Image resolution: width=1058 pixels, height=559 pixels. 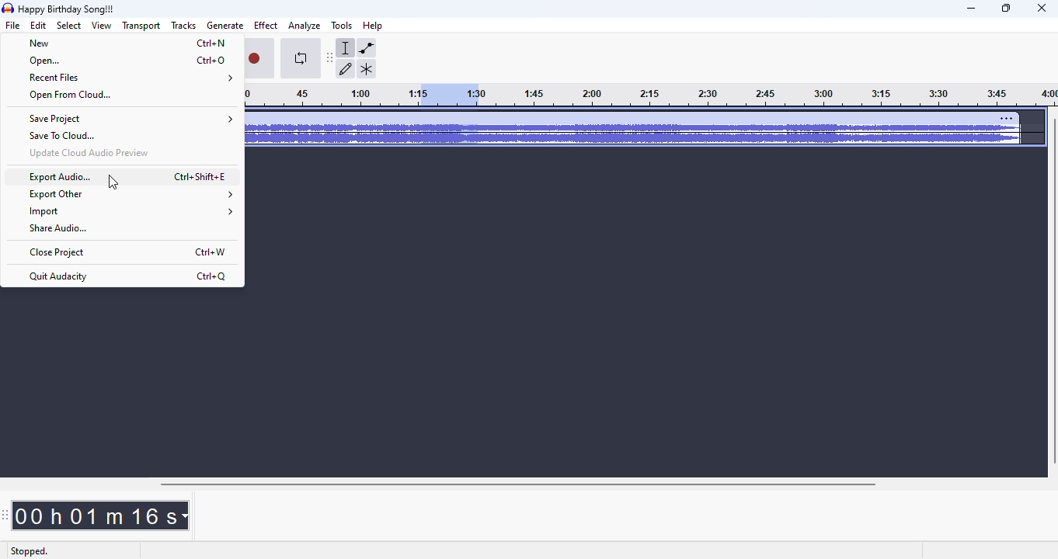 I want to click on open from cloud, so click(x=71, y=95).